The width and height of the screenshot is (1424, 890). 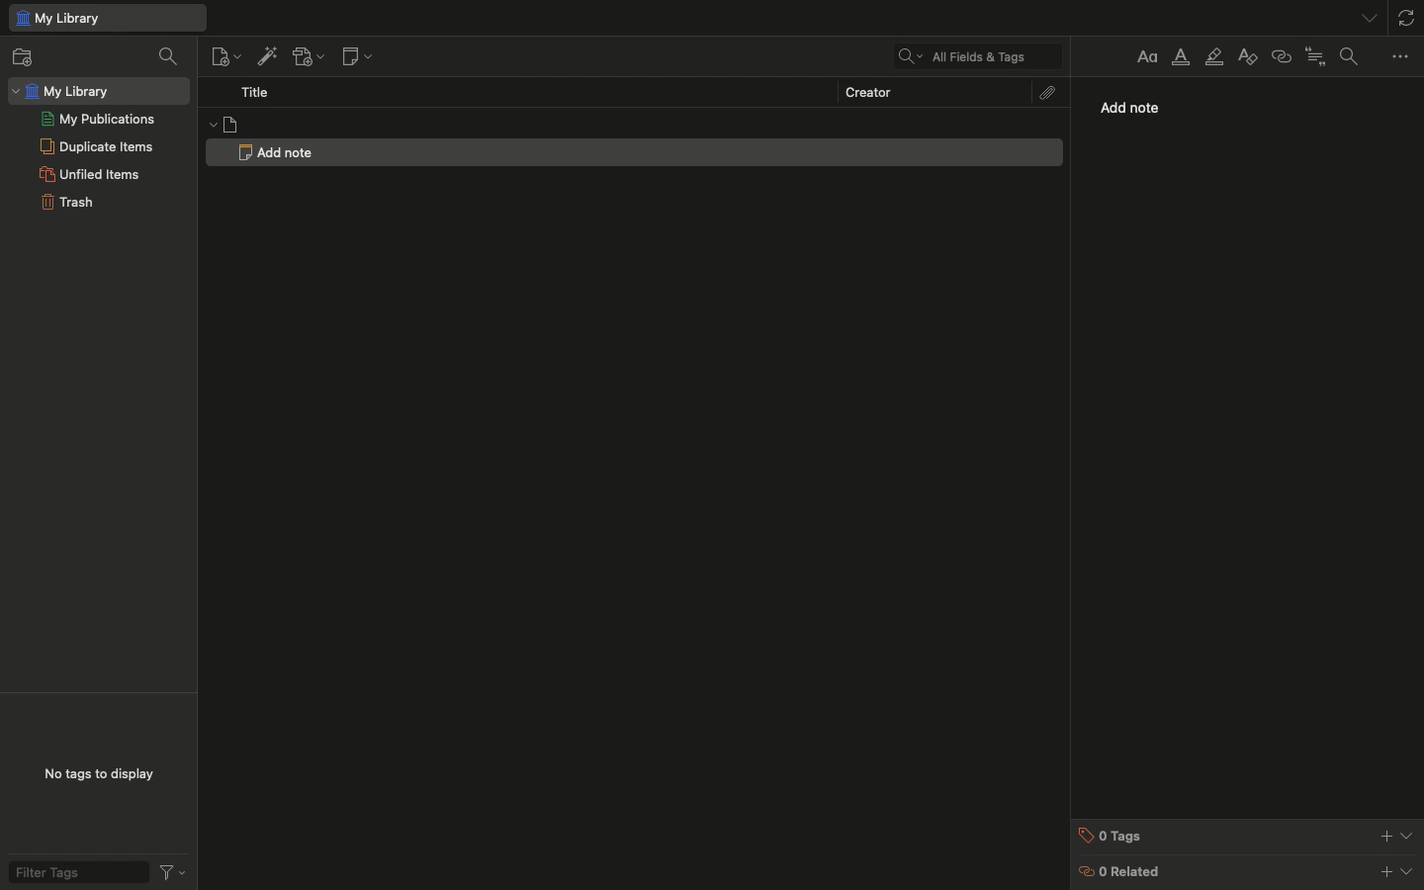 I want to click on No tags to display, so click(x=99, y=775).